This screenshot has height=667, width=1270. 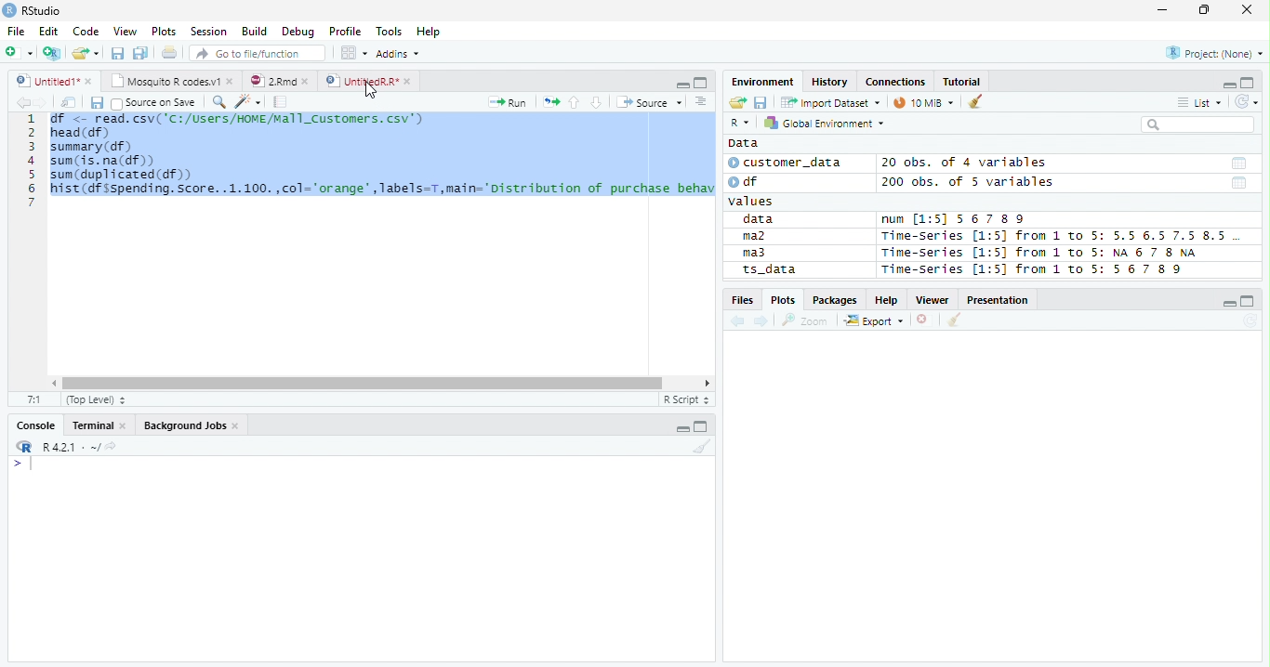 What do you see at coordinates (955, 320) in the screenshot?
I see `Clean` at bounding box center [955, 320].